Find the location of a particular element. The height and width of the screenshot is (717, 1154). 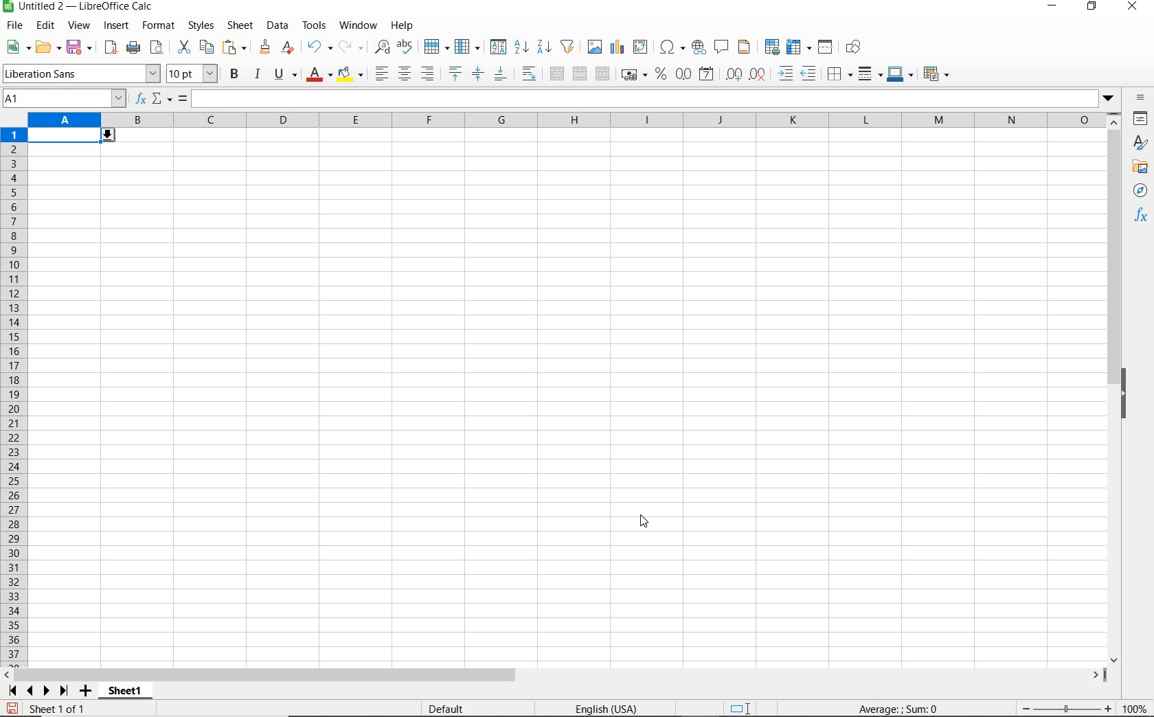

save is located at coordinates (12, 709).